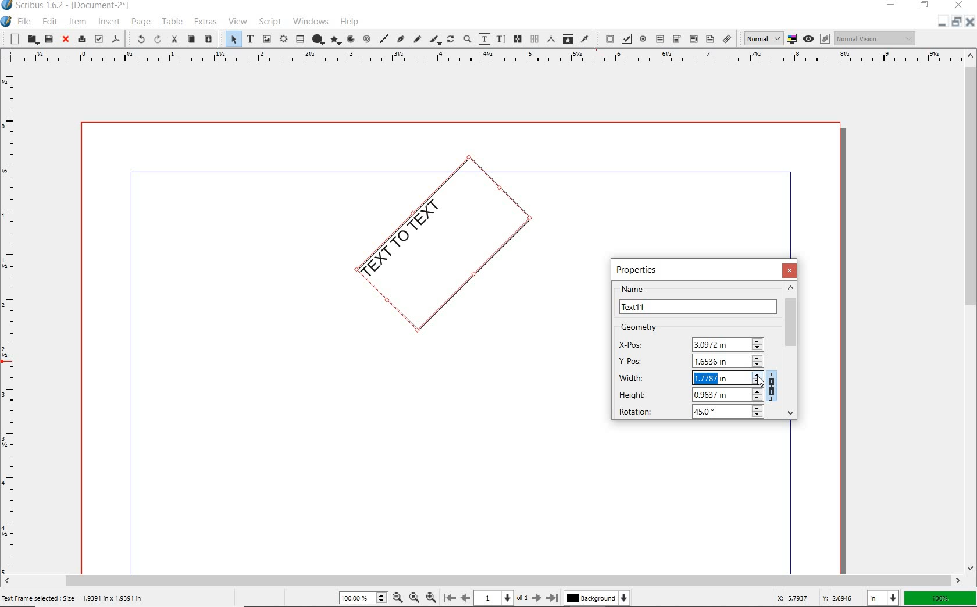 This screenshot has height=607, width=977. I want to click on file, so click(25, 22).